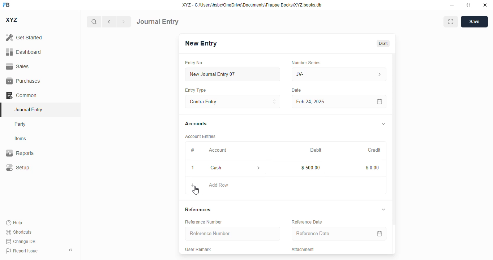  What do you see at coordinates (124, 22) in the screenshot?
I see `next` at bounding box center [124, 22].